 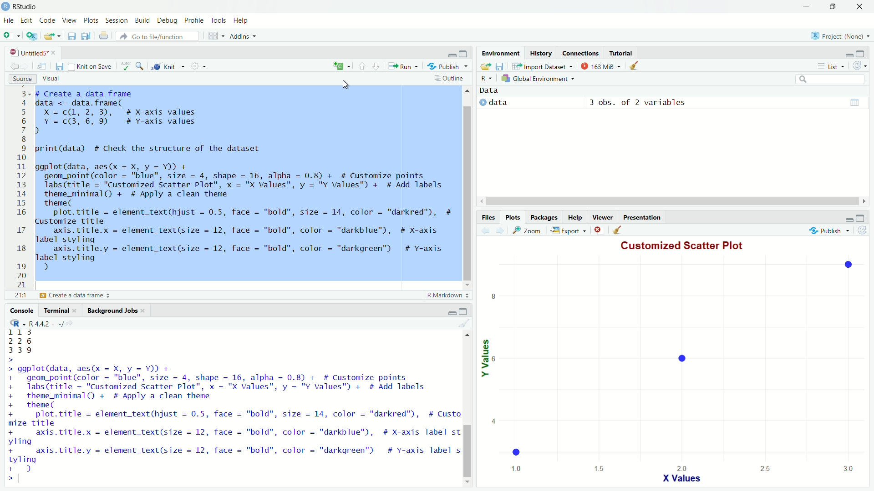 I want to click on Publish, so click(x=829, y=233).